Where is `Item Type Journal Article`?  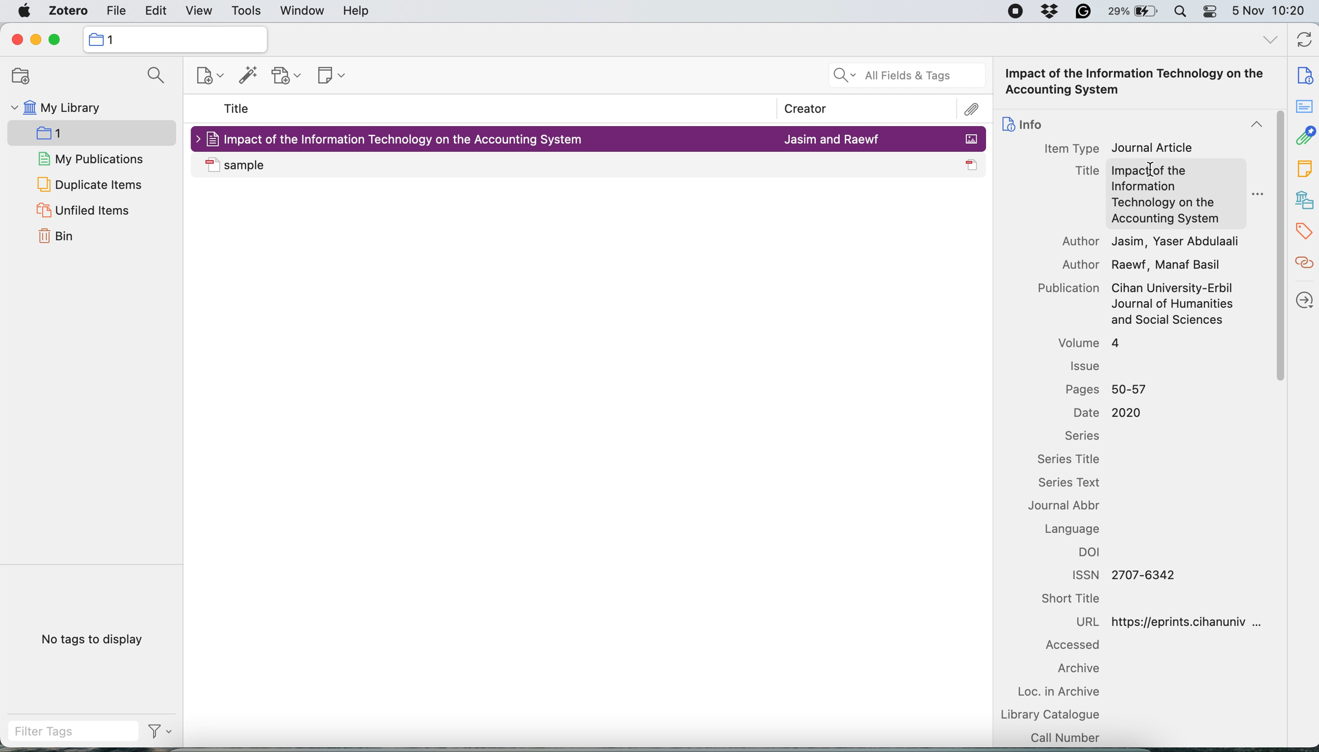
Item Type Journal Article is located at coordinates (1117, 148).